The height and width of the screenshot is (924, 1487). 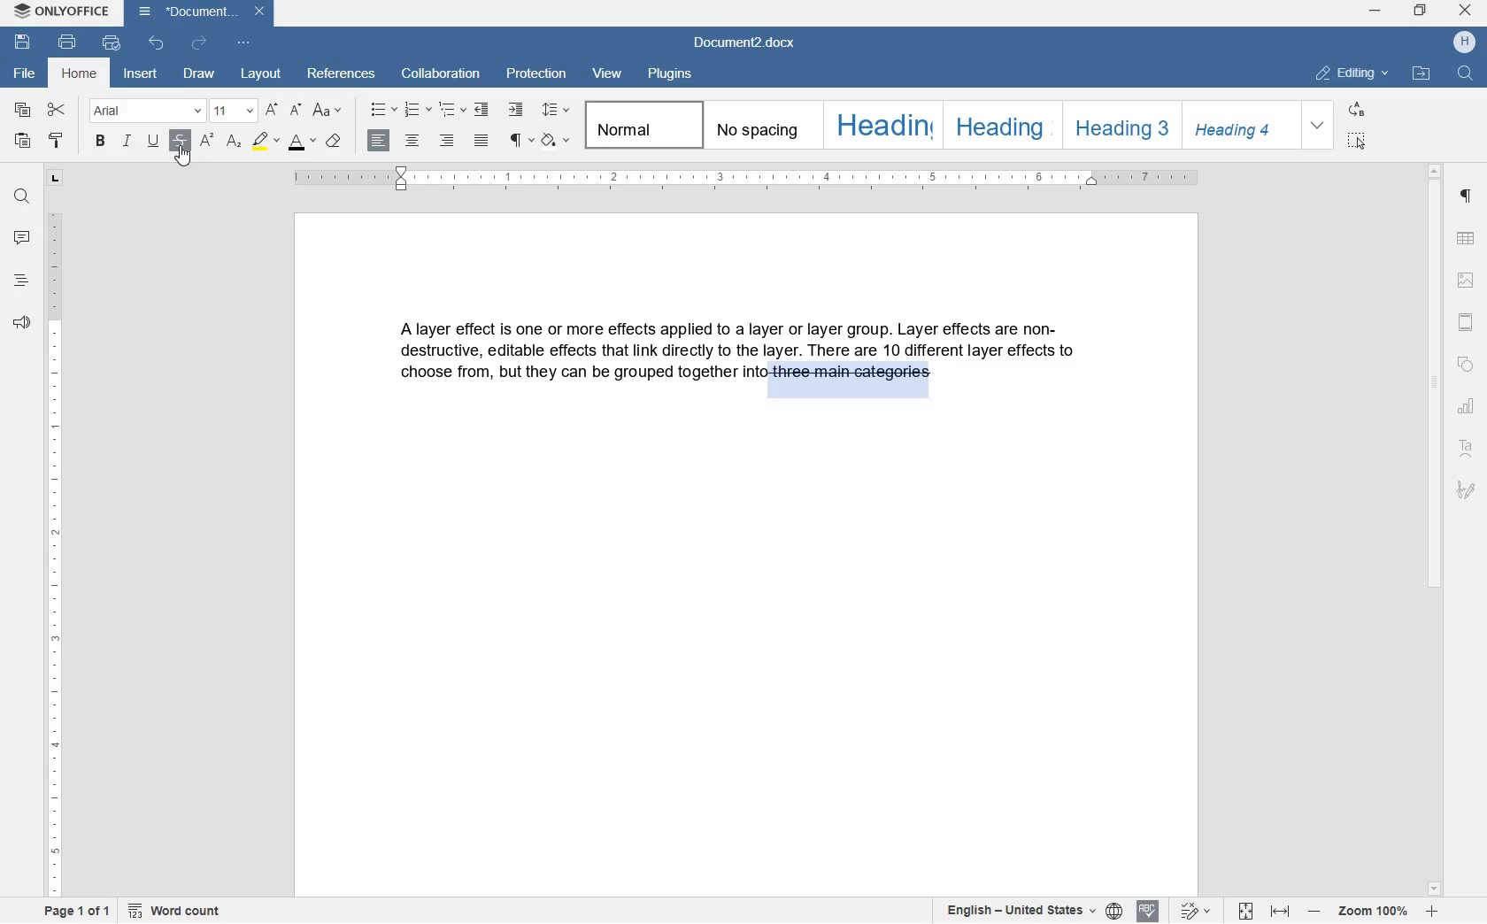 What do you see at coordinates (1356, 140) in the screenshot?
I see `select all ` at bounding box center [1356, 140].